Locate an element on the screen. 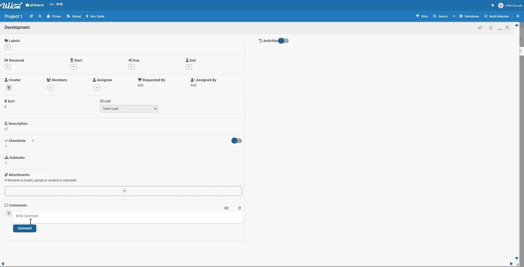 This screenshot has width=524, height=267. Add Attachments is located at coordinates (41, 181).